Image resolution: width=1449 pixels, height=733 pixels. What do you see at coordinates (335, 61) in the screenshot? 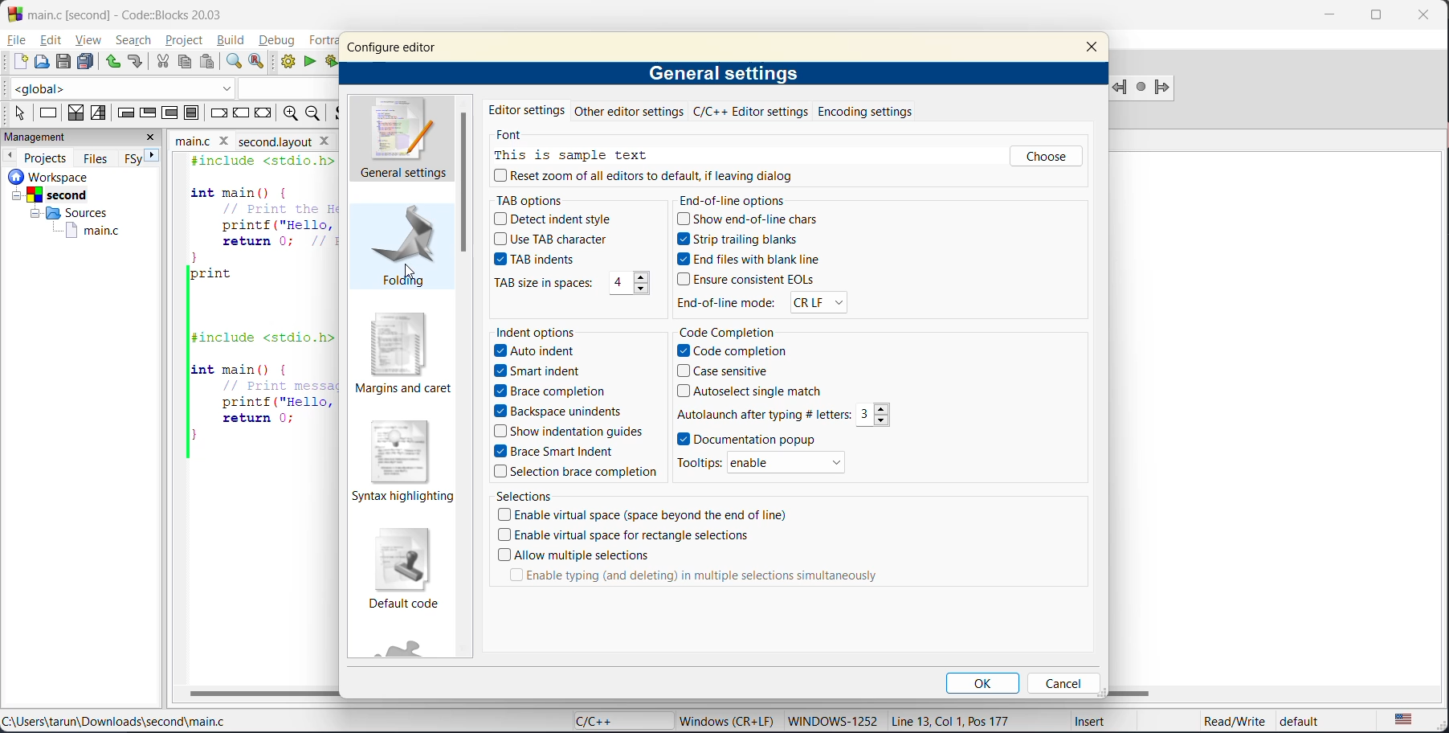
I see `build and run` at bounding box center [335, 61].